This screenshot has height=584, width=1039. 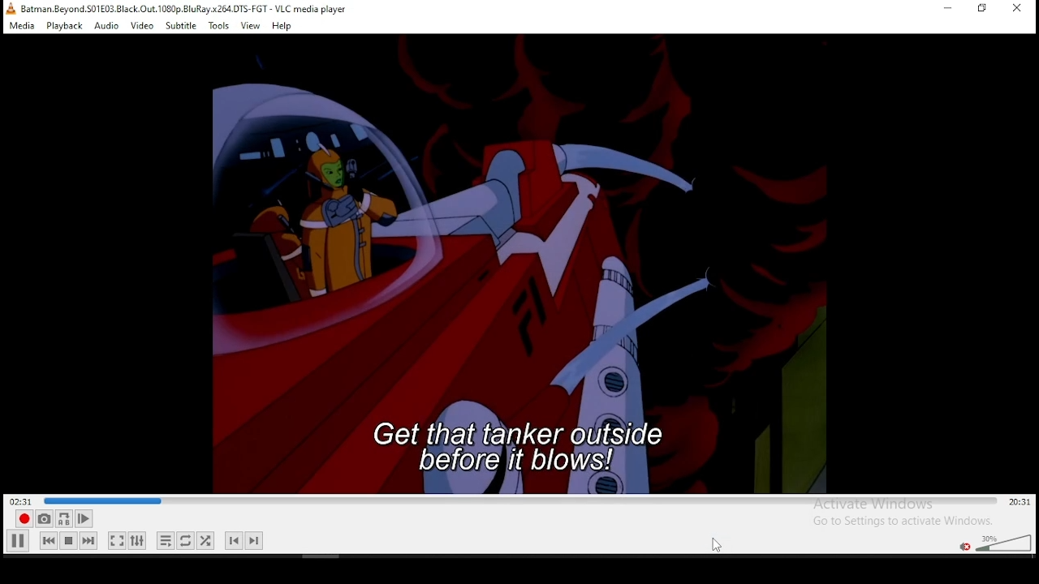 I want to click on seek bar, so click(x=522, y=501).